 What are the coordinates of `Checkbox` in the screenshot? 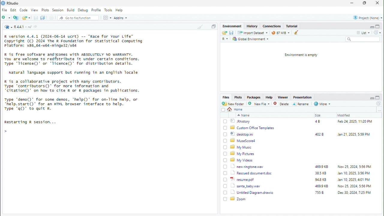 It's located at (225, 186).